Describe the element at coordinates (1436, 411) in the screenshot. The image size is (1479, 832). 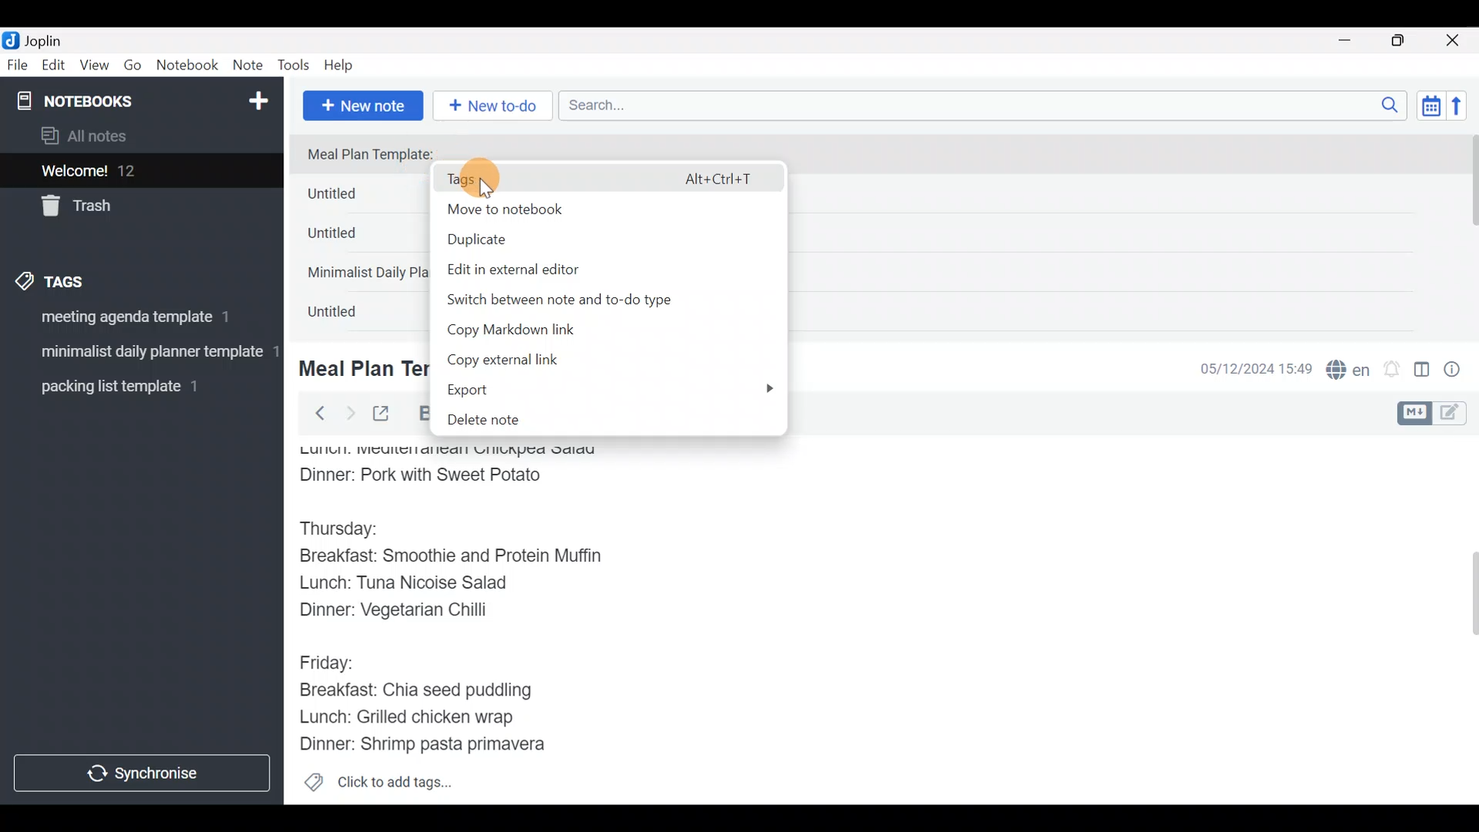
I see `Toggle editors` at that location.